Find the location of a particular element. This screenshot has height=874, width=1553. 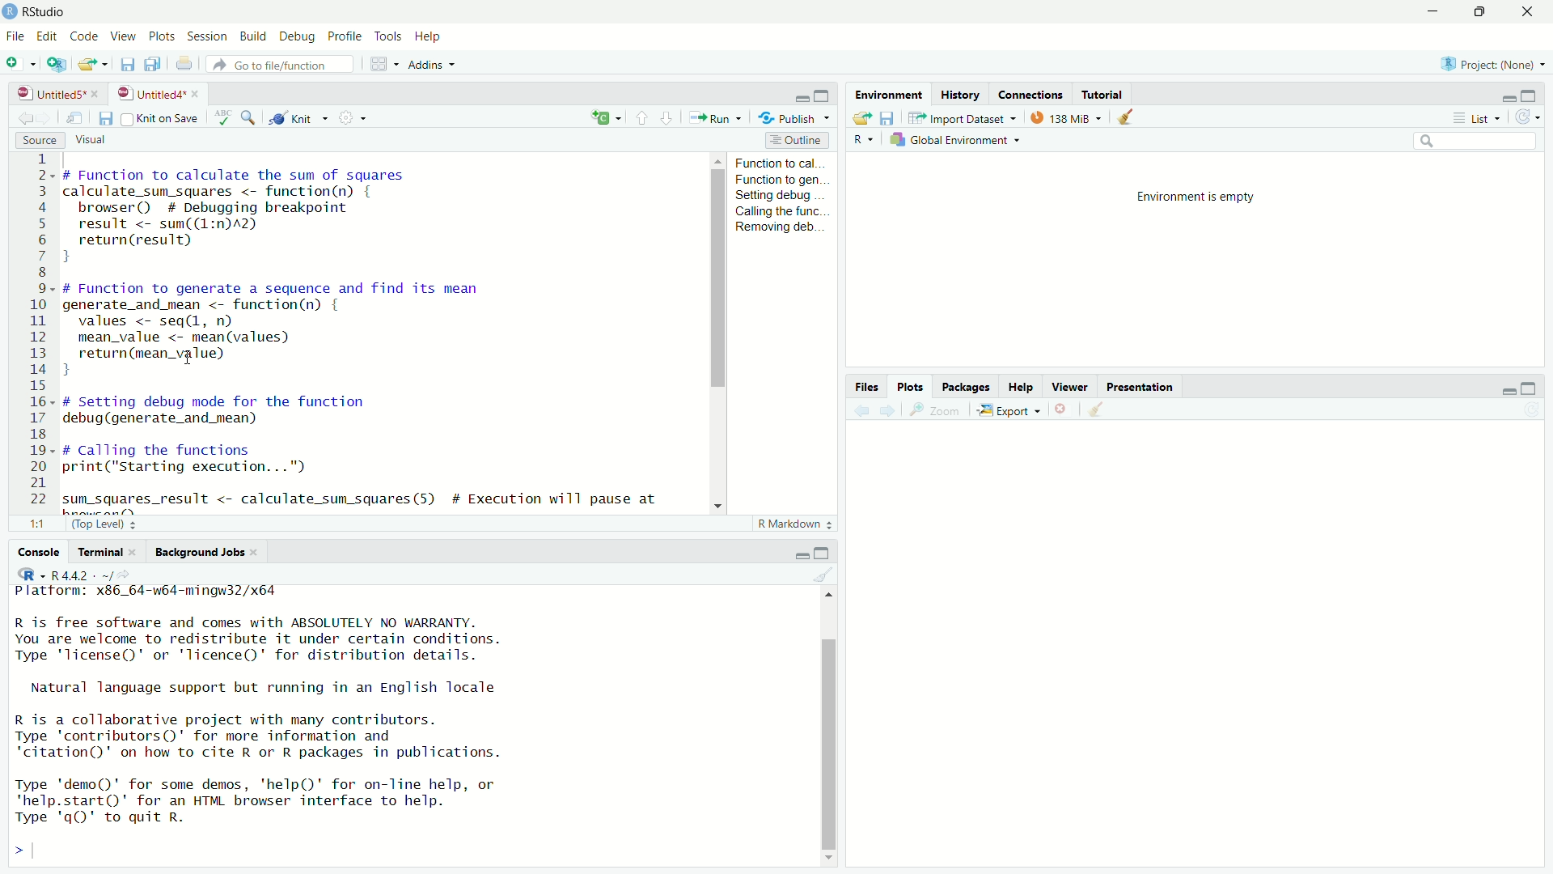

clear console is located at coordinates (825, 573).